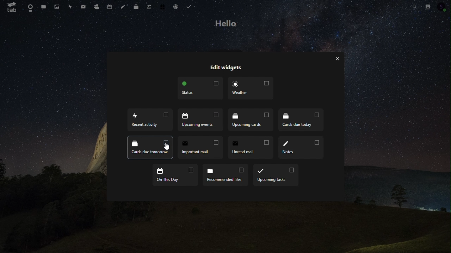  What do you see at coordinates (250, 89) in the screenshot?
I see `Weather` at bounding box center [250, 89].